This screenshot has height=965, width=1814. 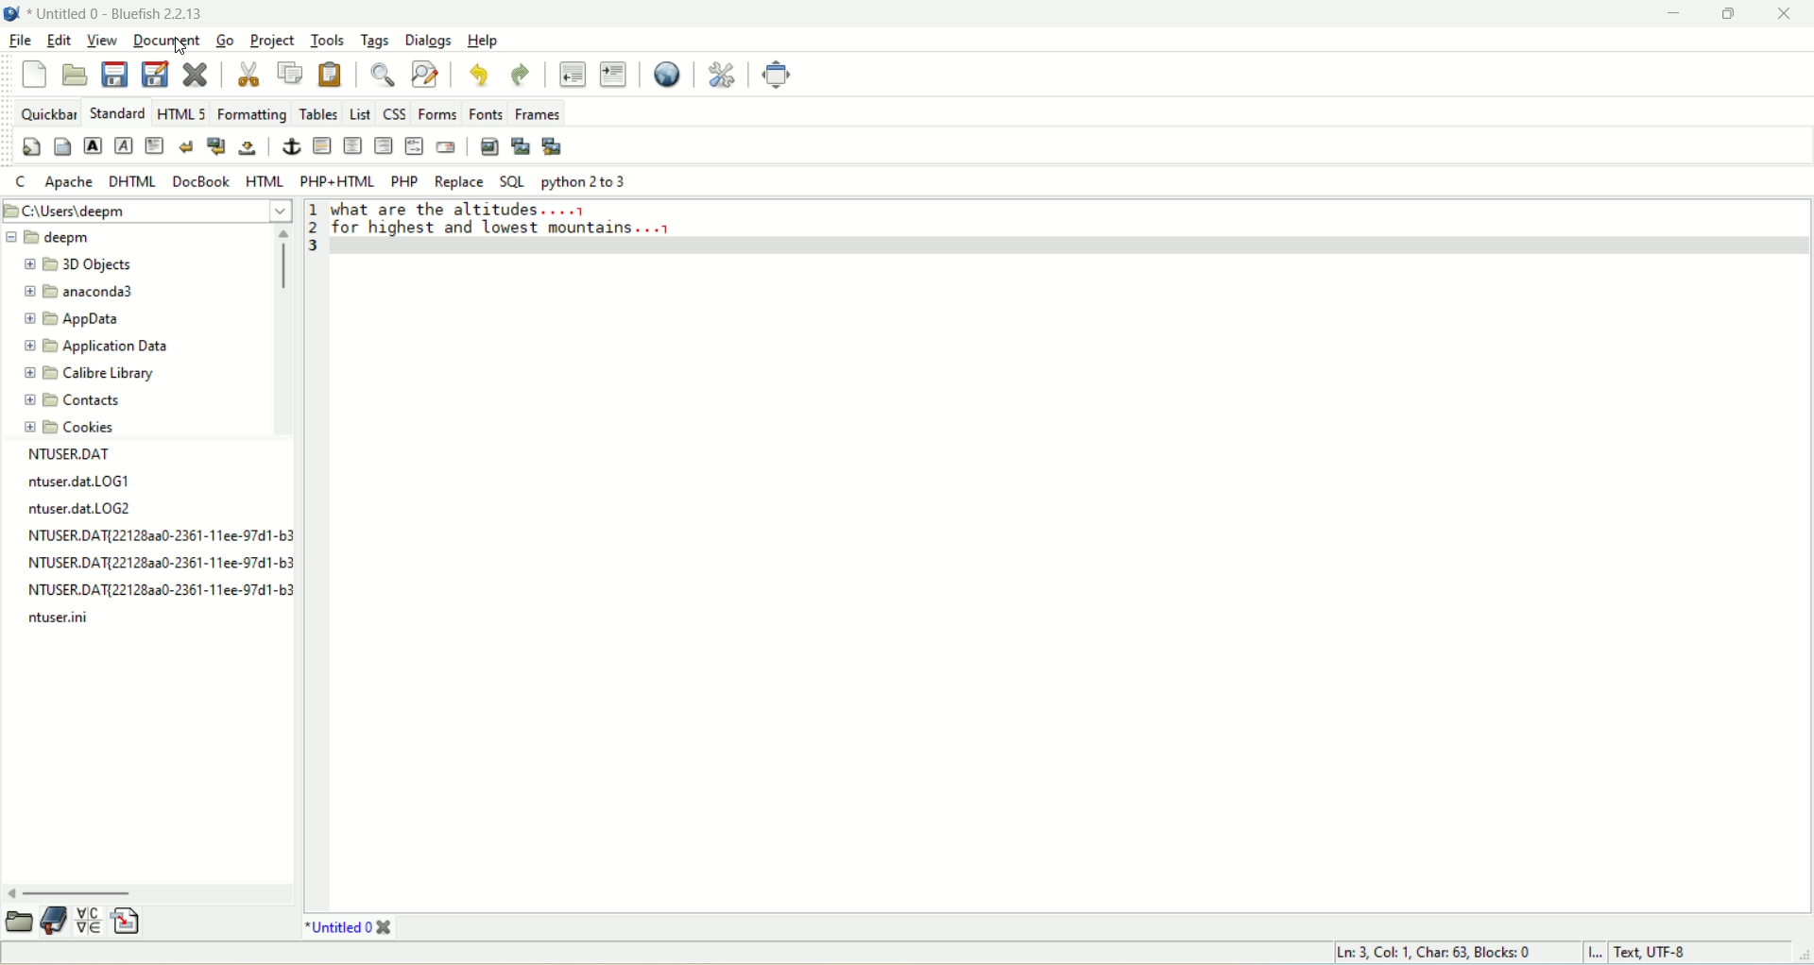 I want to click on location, so click(x=145, y=211).